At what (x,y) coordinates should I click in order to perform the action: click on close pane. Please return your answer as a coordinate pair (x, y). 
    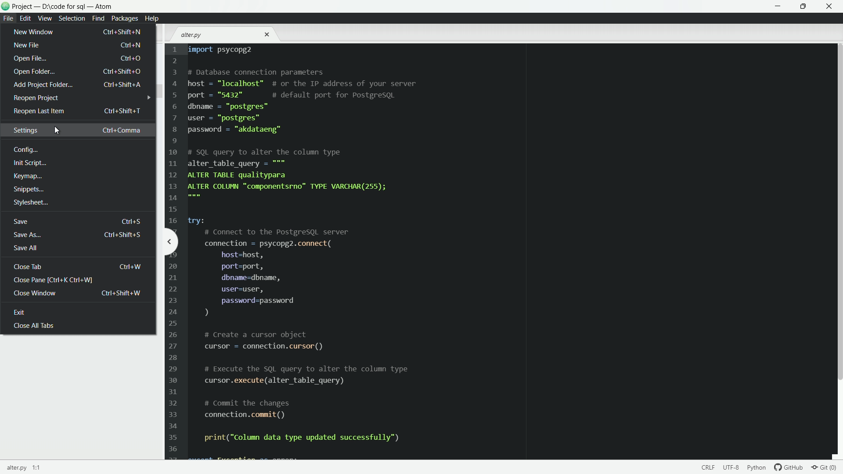
    Looking at the image, I should click on (53, 280).